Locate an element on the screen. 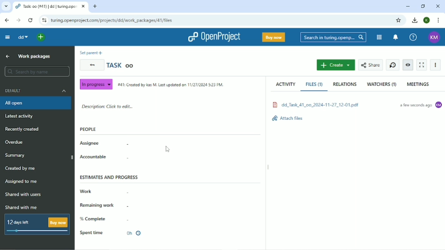  Customize and control google chrome is located at coordinates (439, 20).